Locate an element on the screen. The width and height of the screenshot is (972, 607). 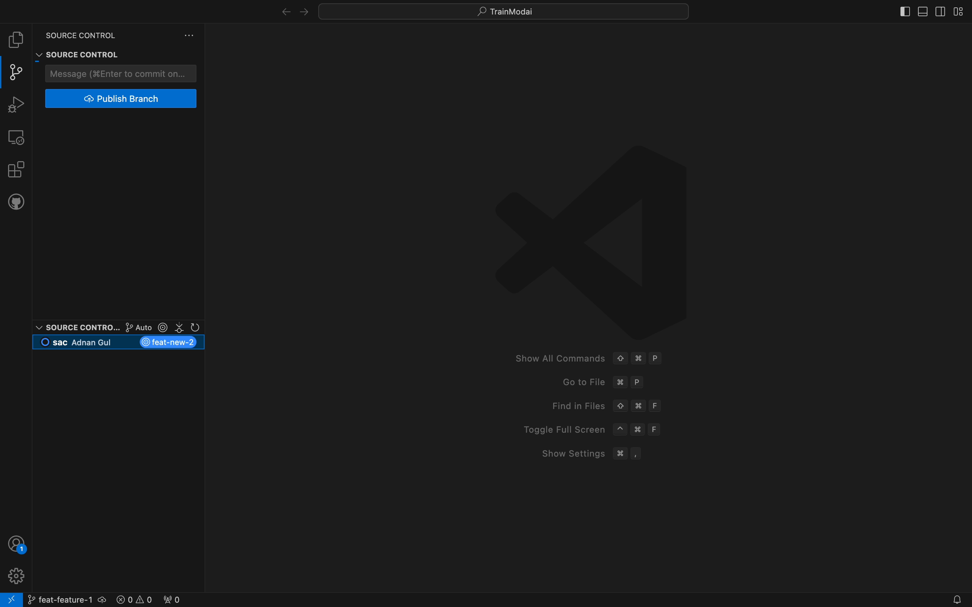
remote is located at coordinates (17, 136).